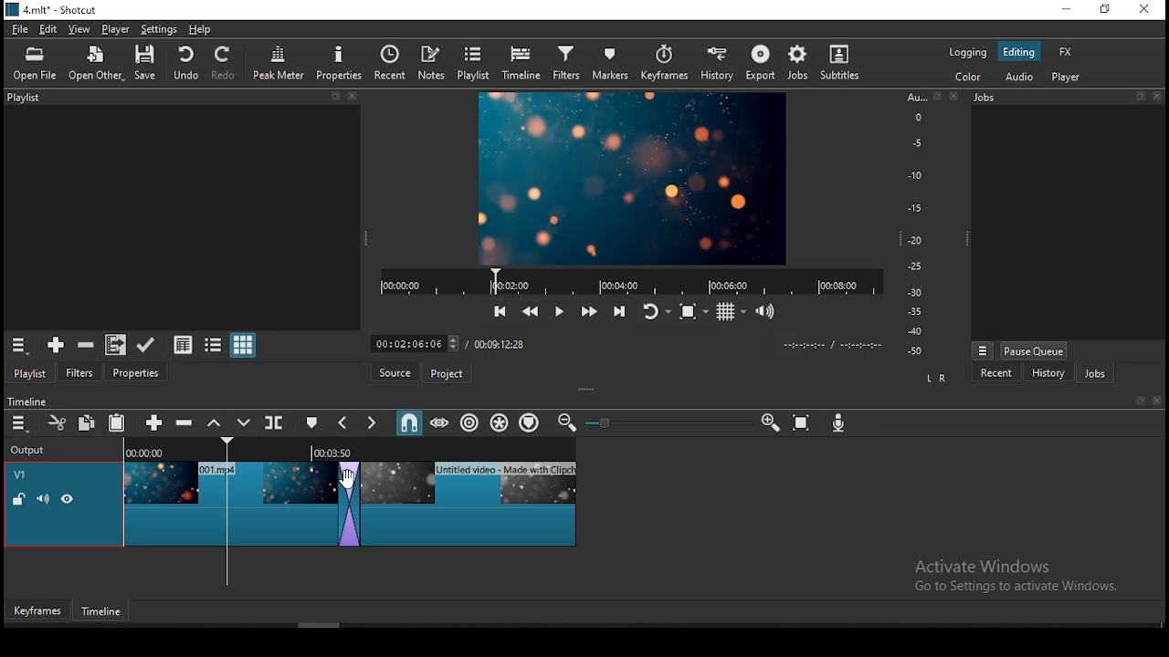 The image size is (1169, 657). I want to click on color, so click(967, 78).